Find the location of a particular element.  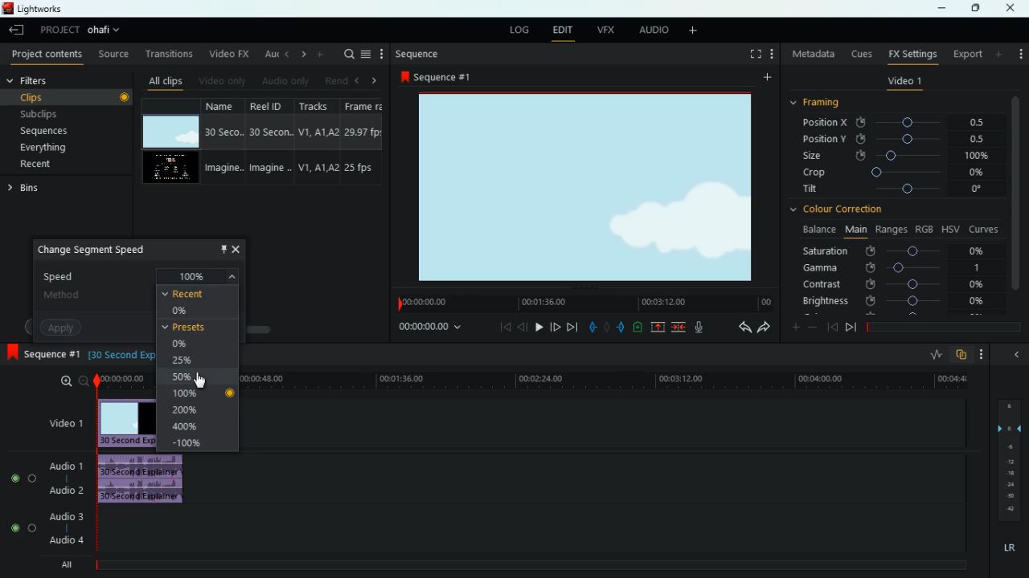

screen is located at coordinates (752, 54).